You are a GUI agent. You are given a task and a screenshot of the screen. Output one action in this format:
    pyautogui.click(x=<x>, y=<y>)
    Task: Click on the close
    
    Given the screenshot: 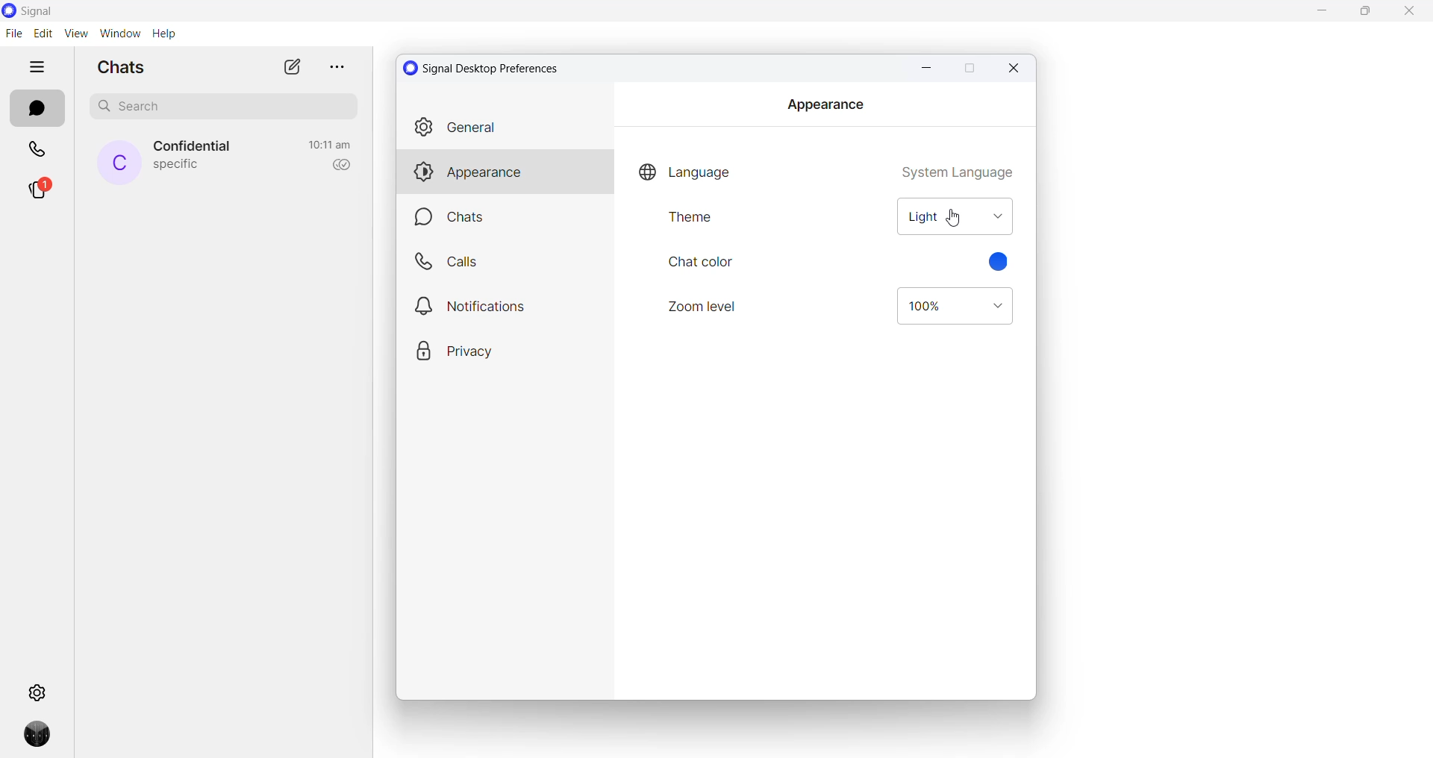 What is the action you would take?
    pyautogui.click(x=1408, y=13)
    